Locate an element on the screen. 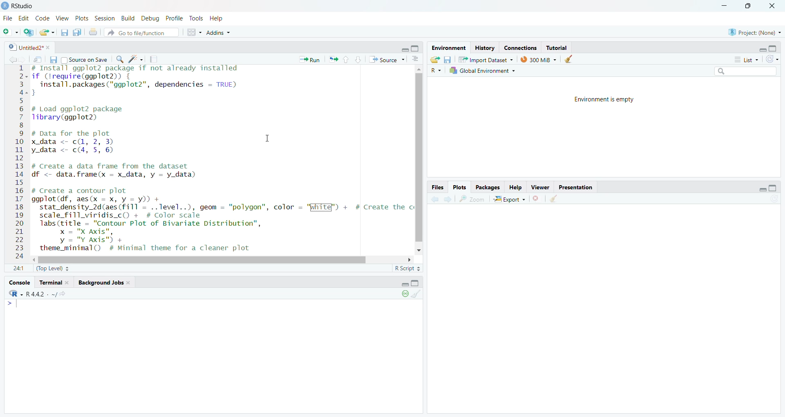  refresh is located at coordinates (775, 59).